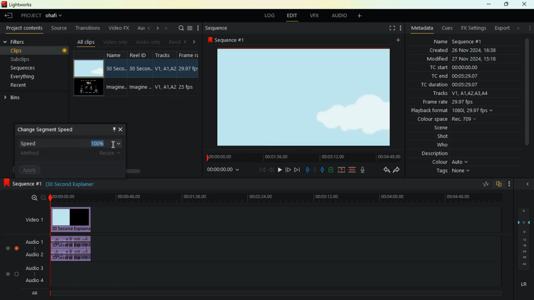 The width and height of the screenshot is (534, 300). Describe the element at coordinates (33, 219) in the screenshot. I see `video1` at that location.